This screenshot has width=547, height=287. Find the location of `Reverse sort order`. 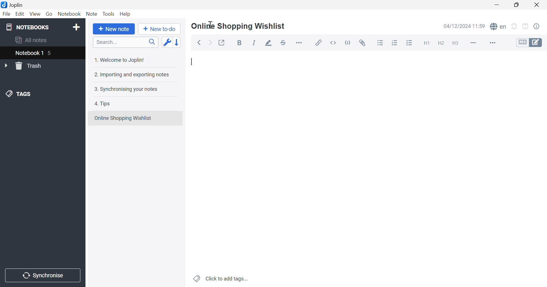

Reverse sort order is located at coordinates (177, 42).